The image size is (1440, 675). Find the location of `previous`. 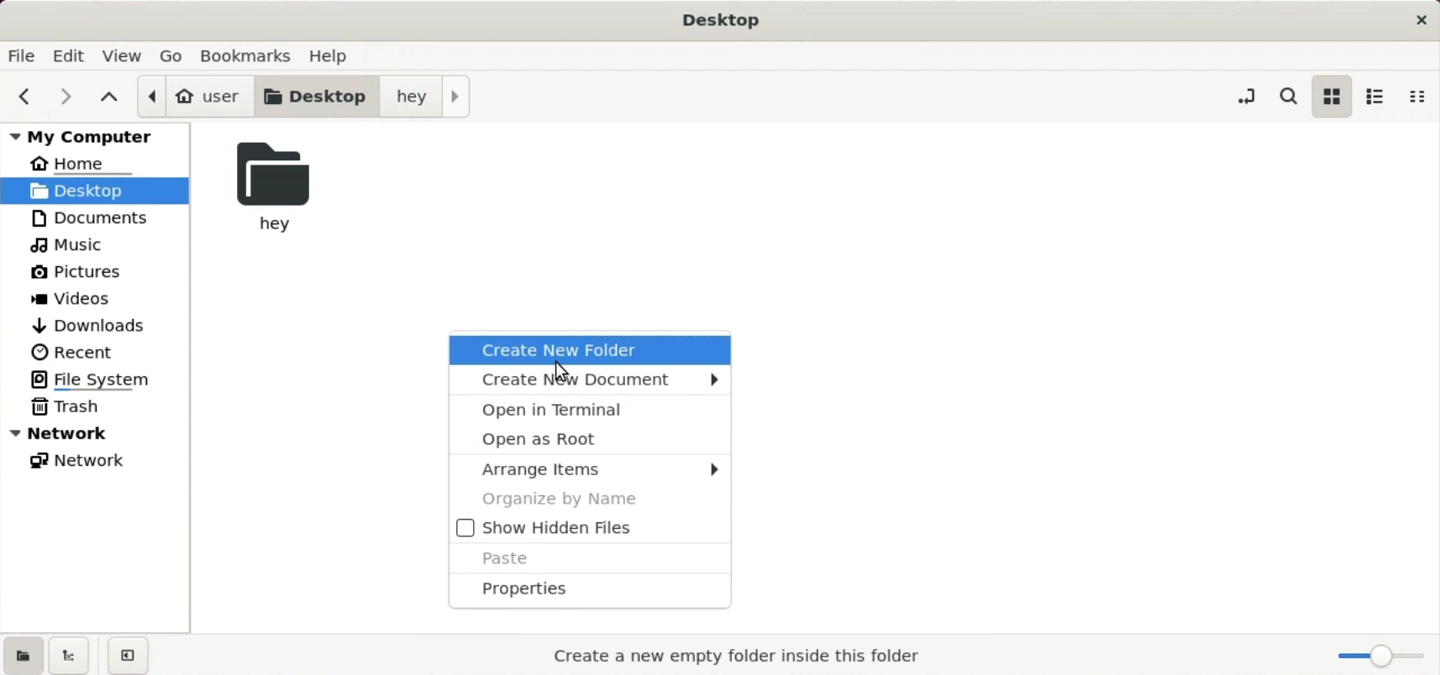

previous is located at coordinates (25, 96).